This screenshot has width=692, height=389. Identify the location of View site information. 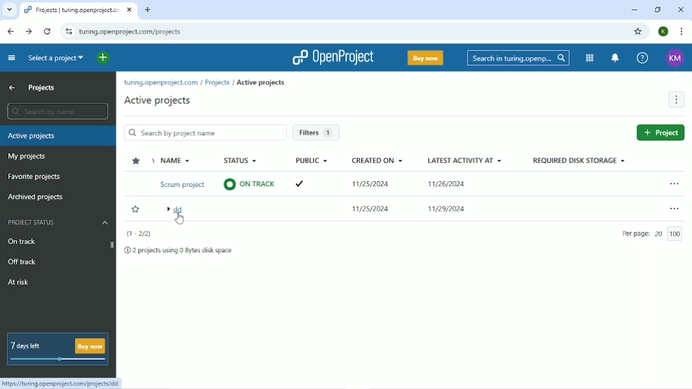
(67, 32).